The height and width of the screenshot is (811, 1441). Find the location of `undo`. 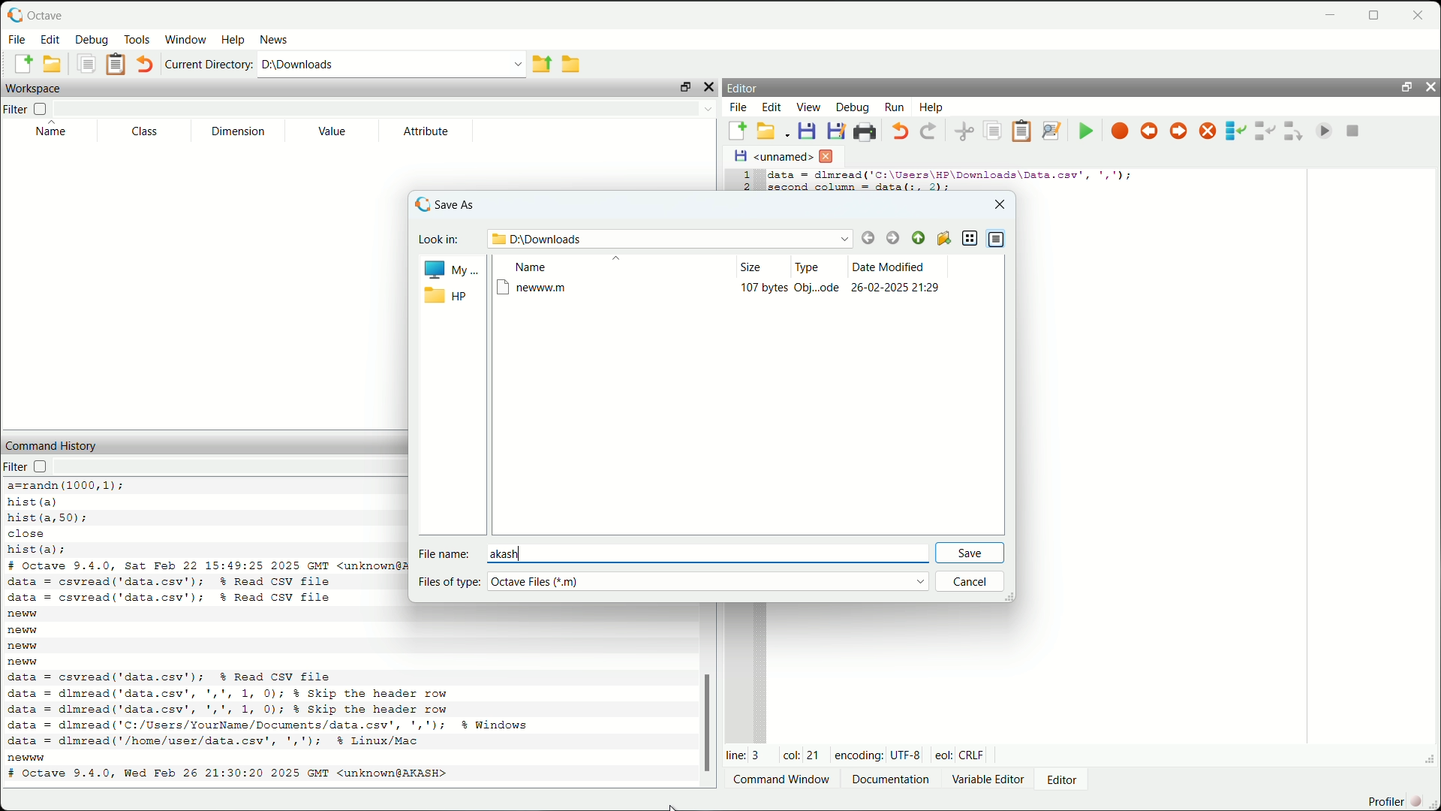

undo is located at coordinates (144, 66).